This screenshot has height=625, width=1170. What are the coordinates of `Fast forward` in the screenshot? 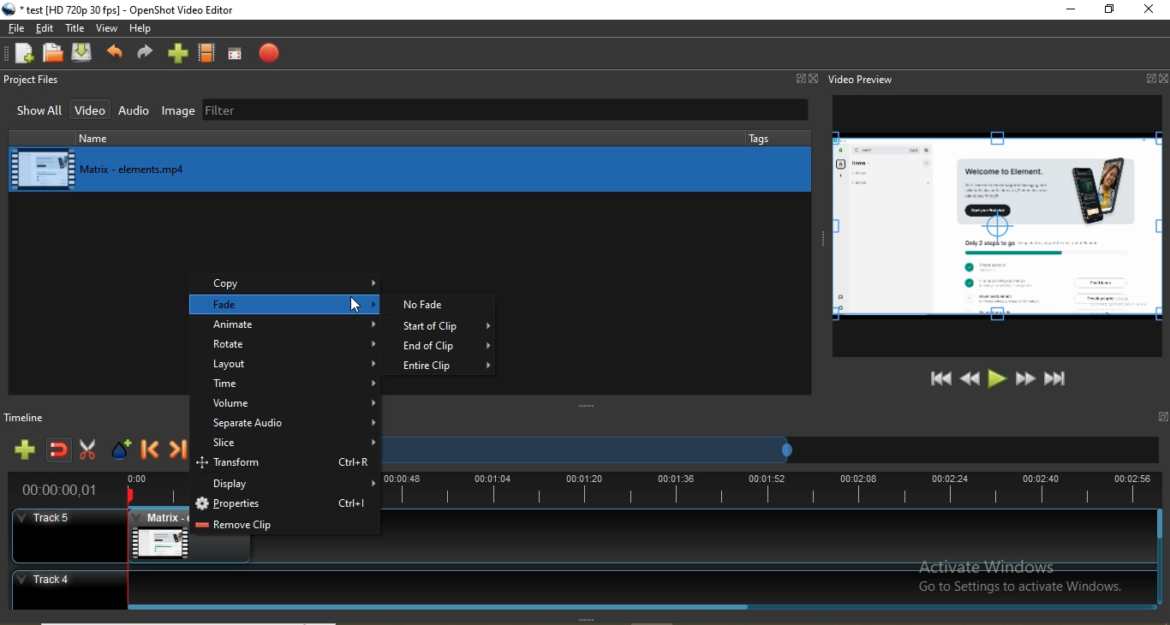 It's located at (1026, 379).